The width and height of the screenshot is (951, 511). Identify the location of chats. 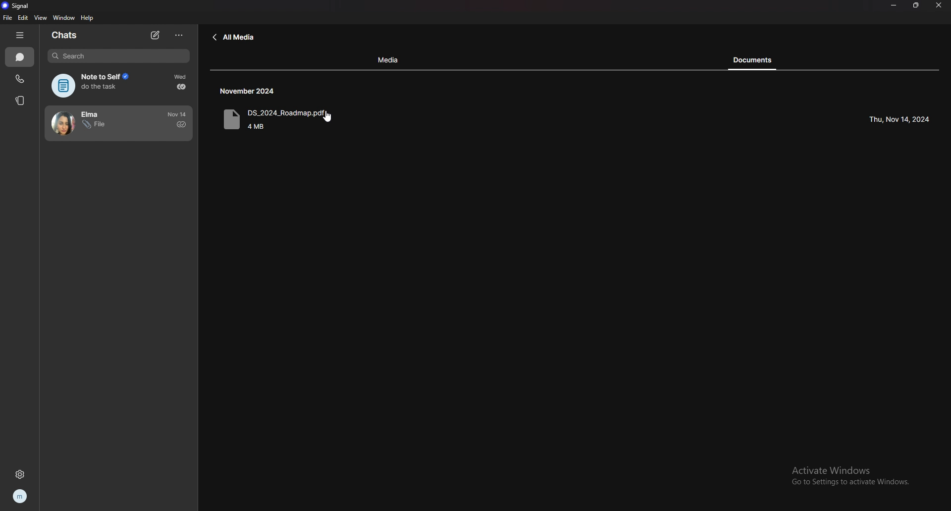
(20, 56).